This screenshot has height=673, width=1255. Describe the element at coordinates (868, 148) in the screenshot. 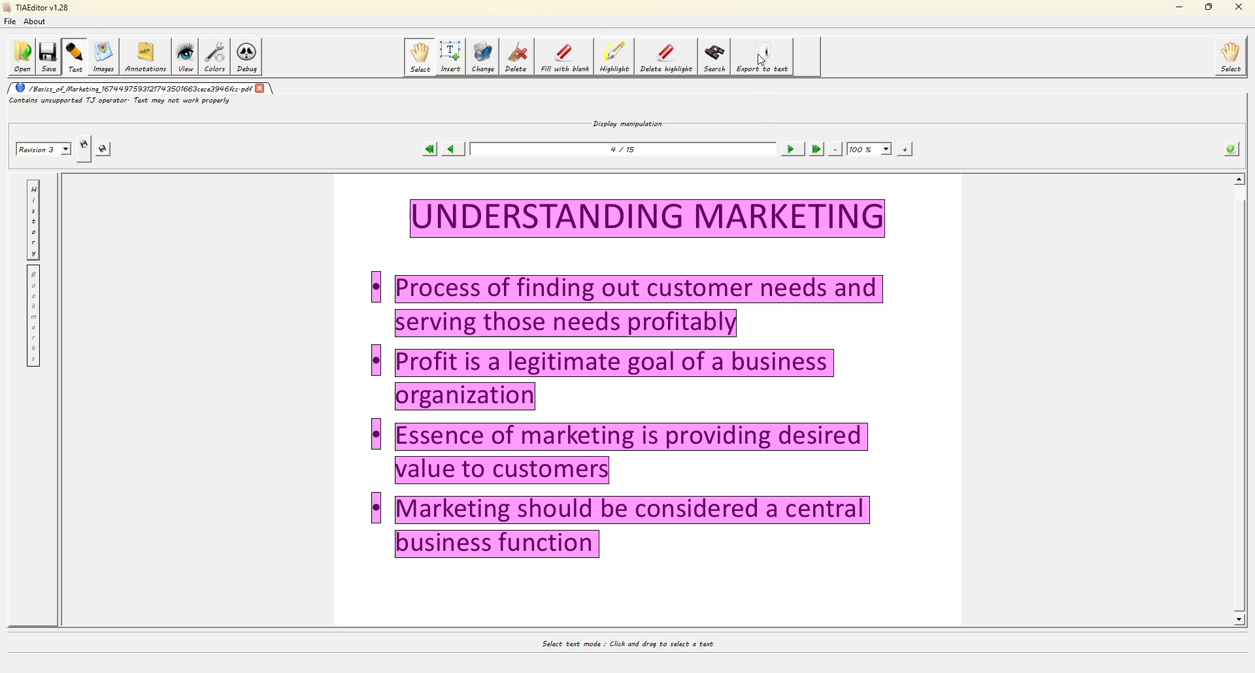

I see `100%` at that location.